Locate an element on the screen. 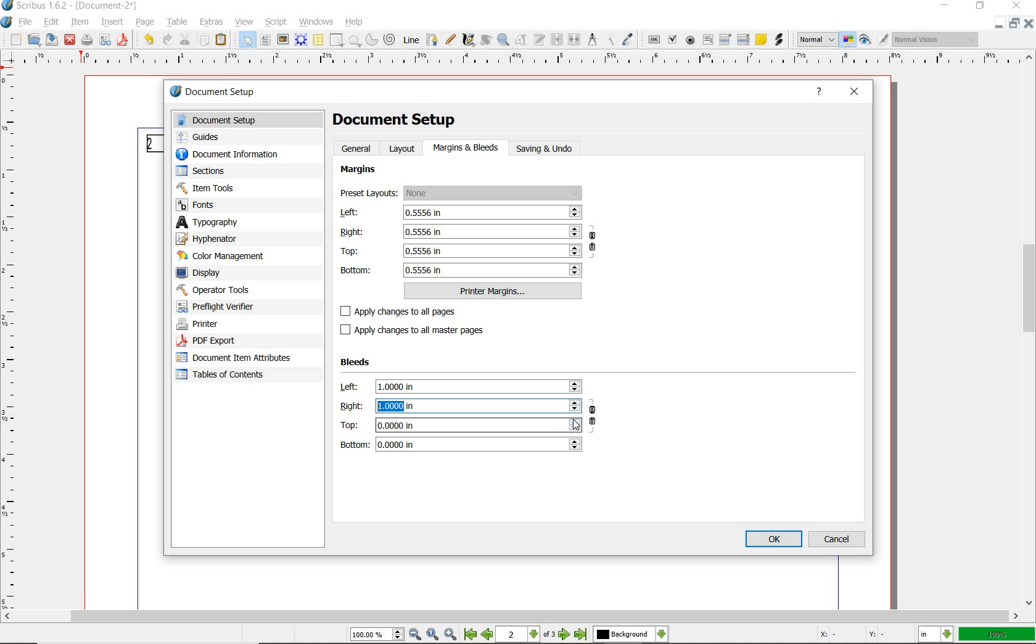 The height and width of the screenshot is (644, 1036). margins & bleeds is located at coordinates (466, 149).